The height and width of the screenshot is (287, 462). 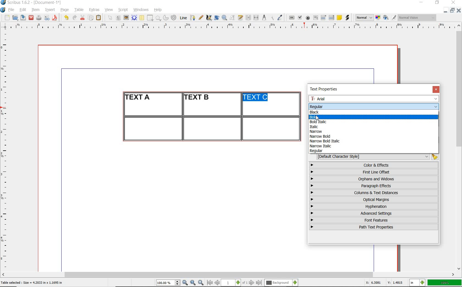 I want to click on path text properties, so click(x=373, y=227).